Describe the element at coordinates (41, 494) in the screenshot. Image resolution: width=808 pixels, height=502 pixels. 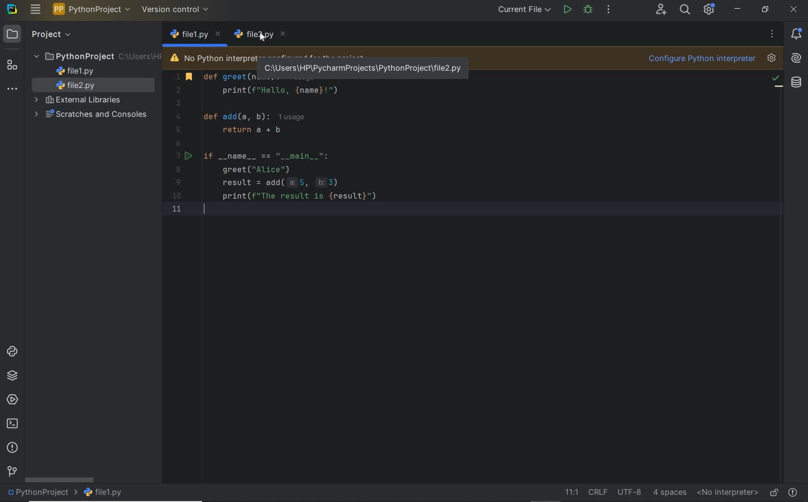
I see `project name` at that location.